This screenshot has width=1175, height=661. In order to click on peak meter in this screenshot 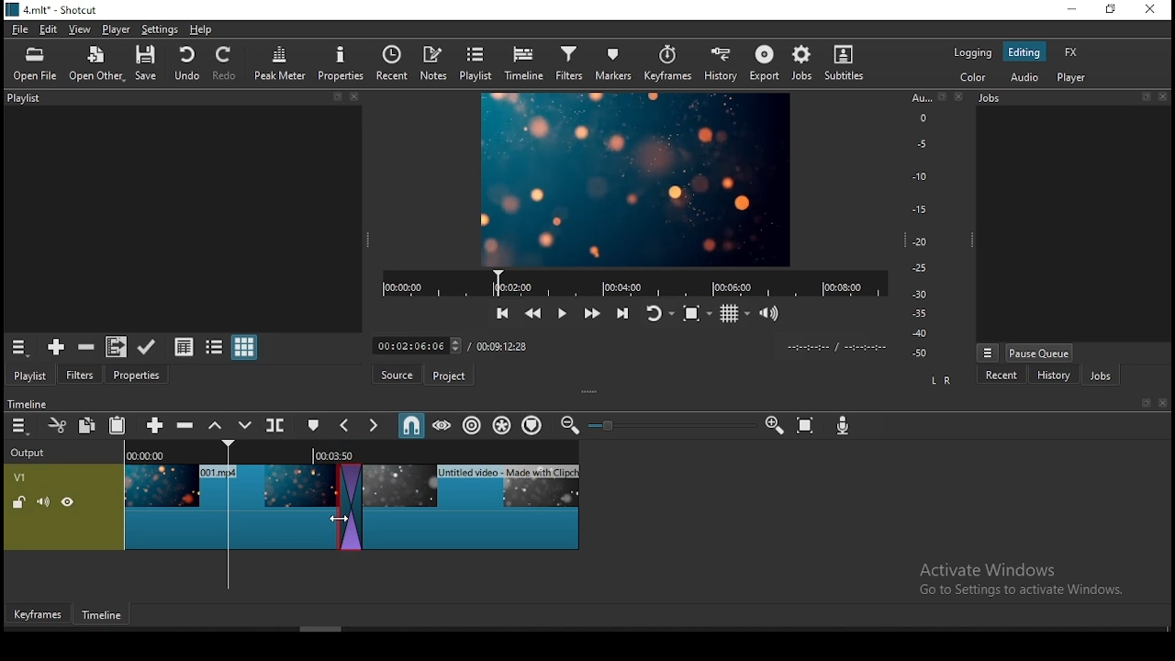, I will do `click(282, 62)`.